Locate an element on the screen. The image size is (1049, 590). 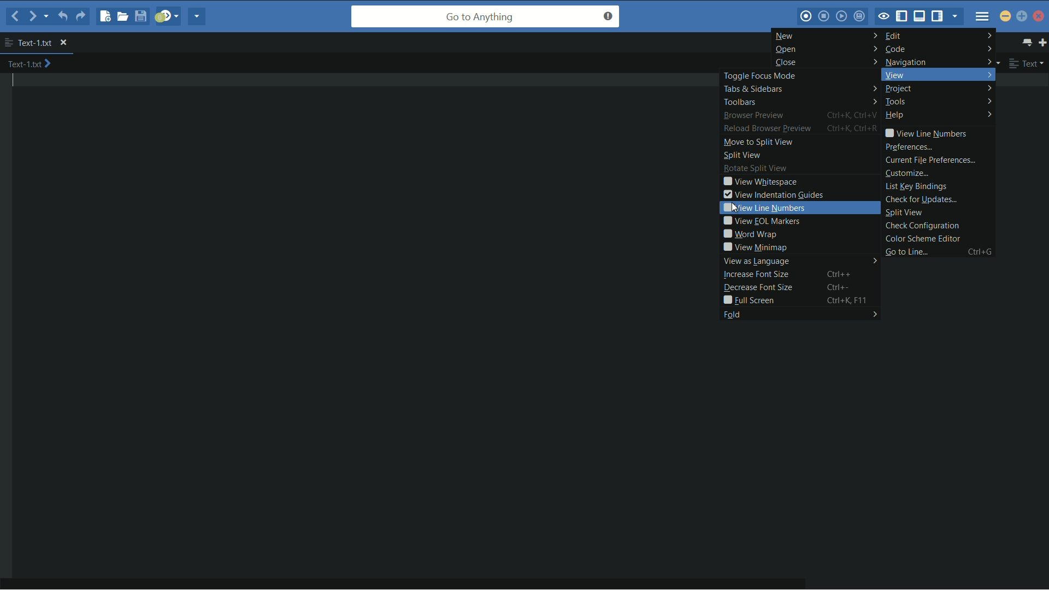
stop macro is located at coordinates (823, 17).